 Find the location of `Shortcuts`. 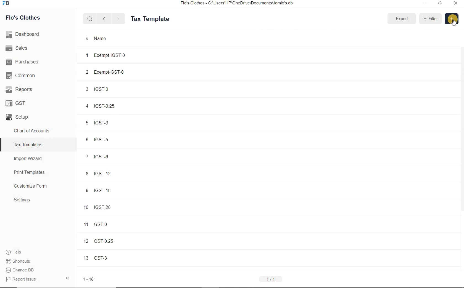

Shortcuts is located at coordinates (39, 261).